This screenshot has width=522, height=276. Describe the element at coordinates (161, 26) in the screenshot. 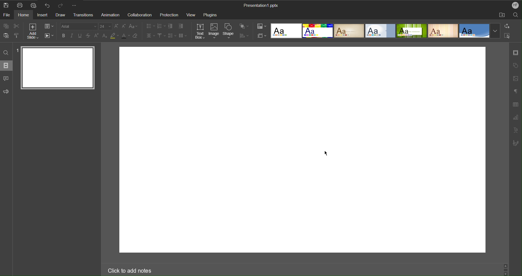

I see `Numbered List` at that location.